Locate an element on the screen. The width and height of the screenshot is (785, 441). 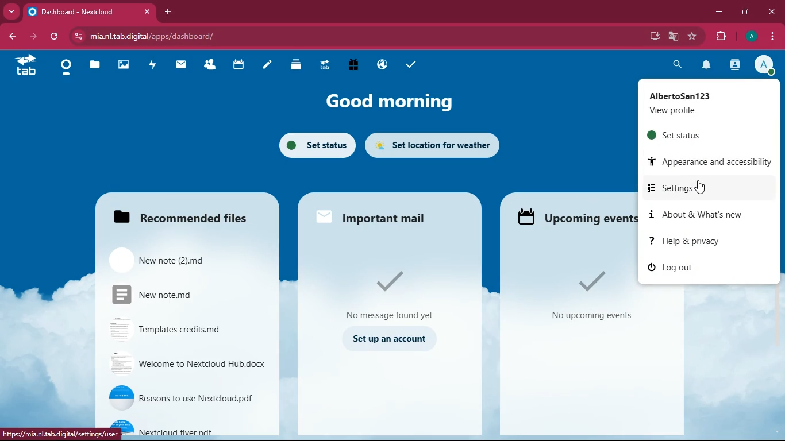
set status is located at coordinates (707, 137).